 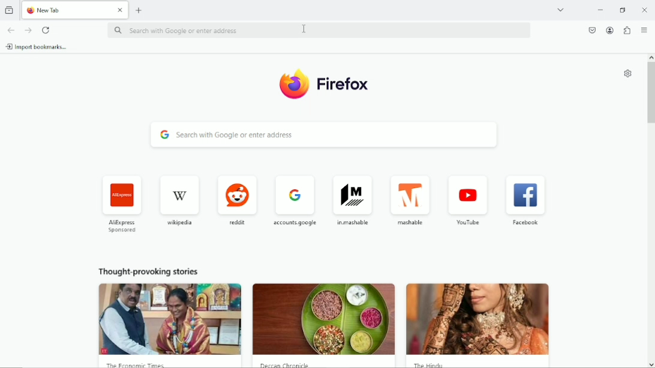 I want to click on you tube, so click(x=470, y=198).